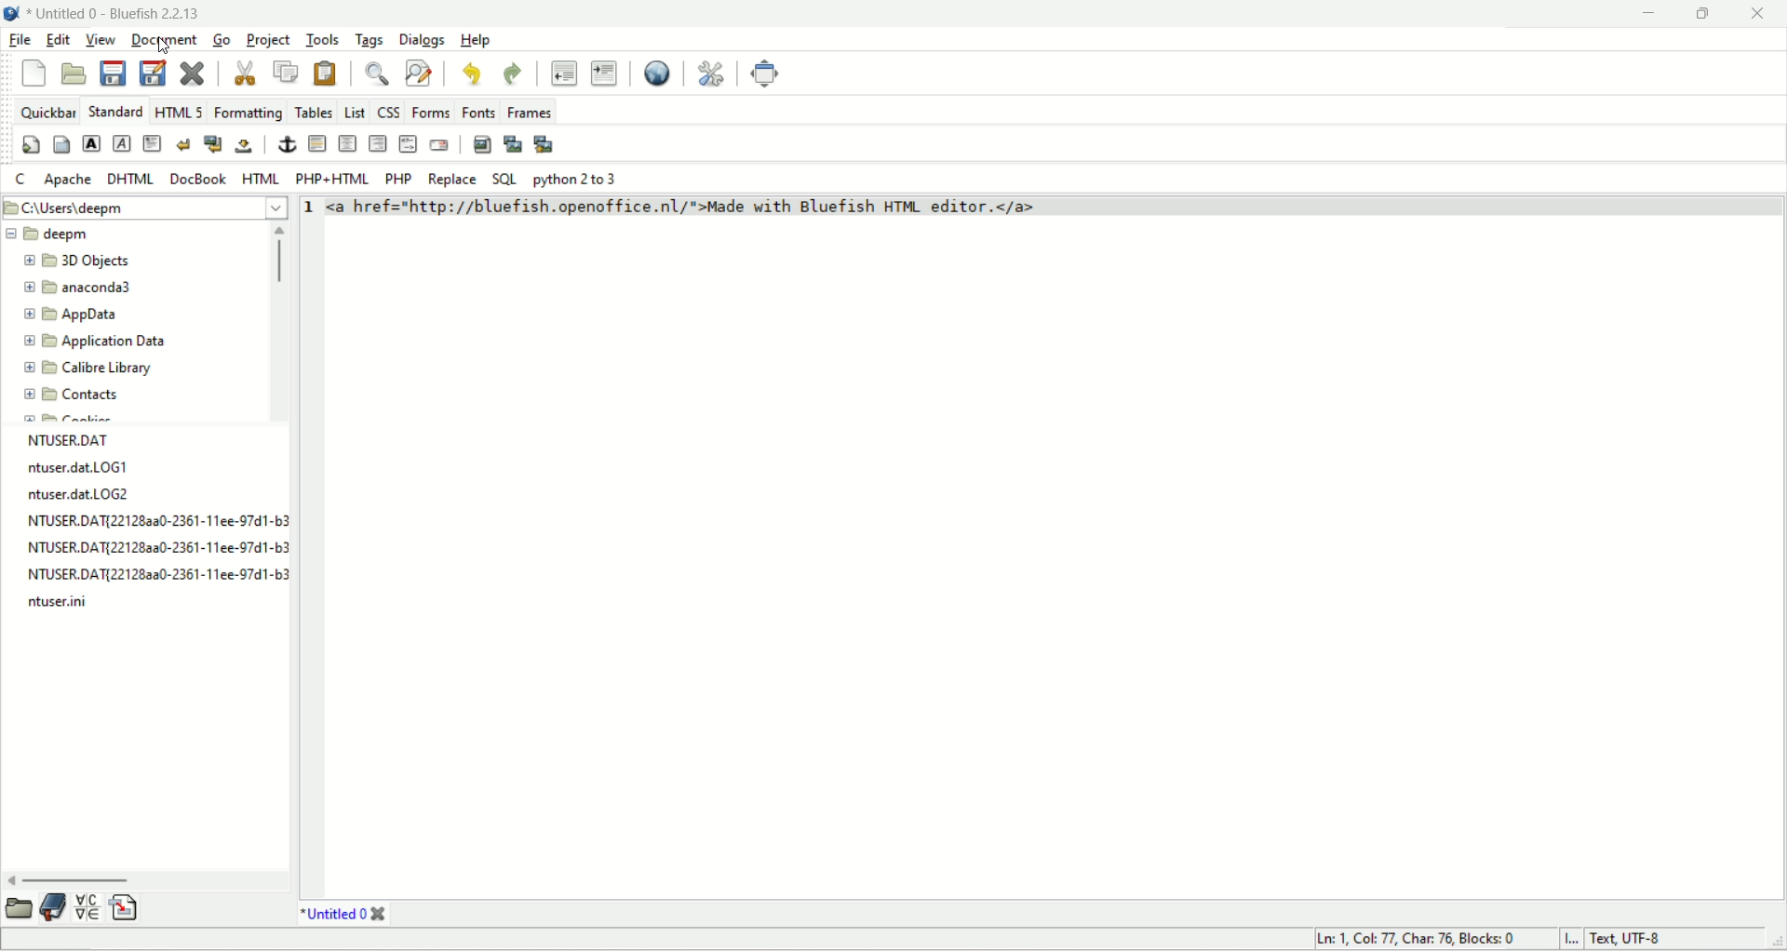  I want to click on logo, so click(15, 15).